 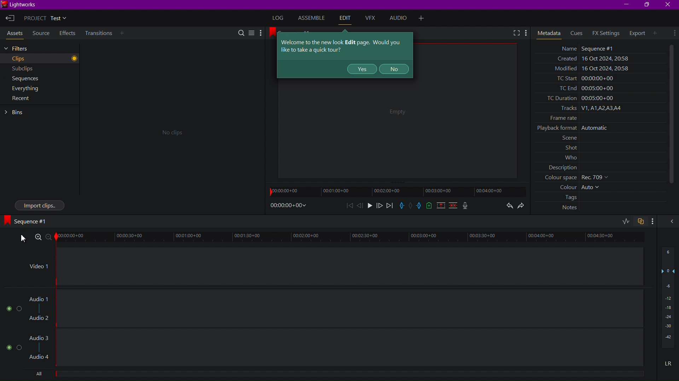 I want to click on Log, so click(x=277, y=19).